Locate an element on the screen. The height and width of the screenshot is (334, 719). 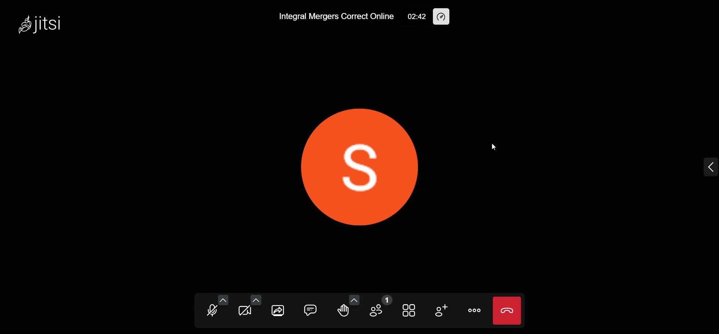
start camera is located at coordinates (245, 312).